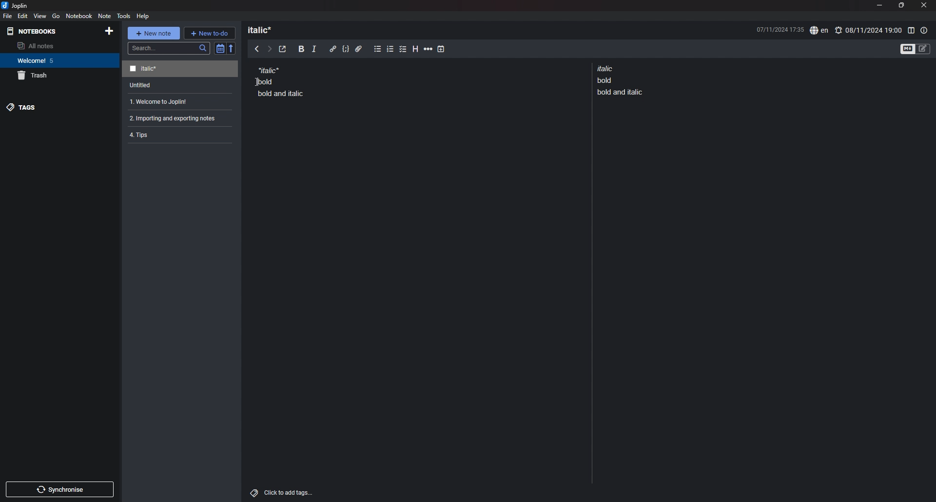  I want to click on horizontal rule, so click(428, 50).